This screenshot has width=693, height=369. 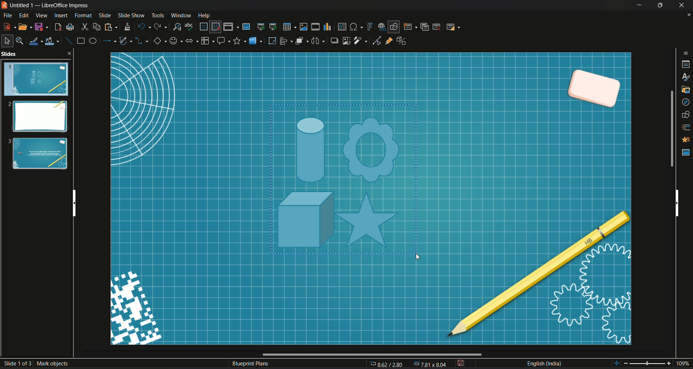 I want to click on clone formatting, so click(x=127, y=27).